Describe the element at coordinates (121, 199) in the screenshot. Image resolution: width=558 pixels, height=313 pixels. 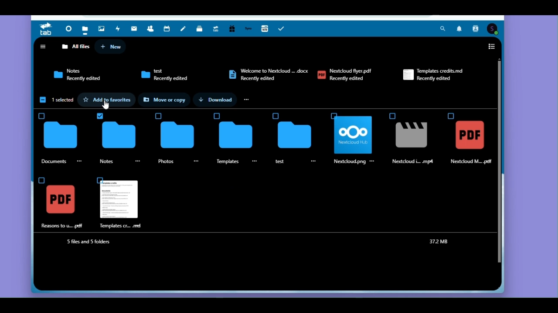
I see `Icon` at that location.